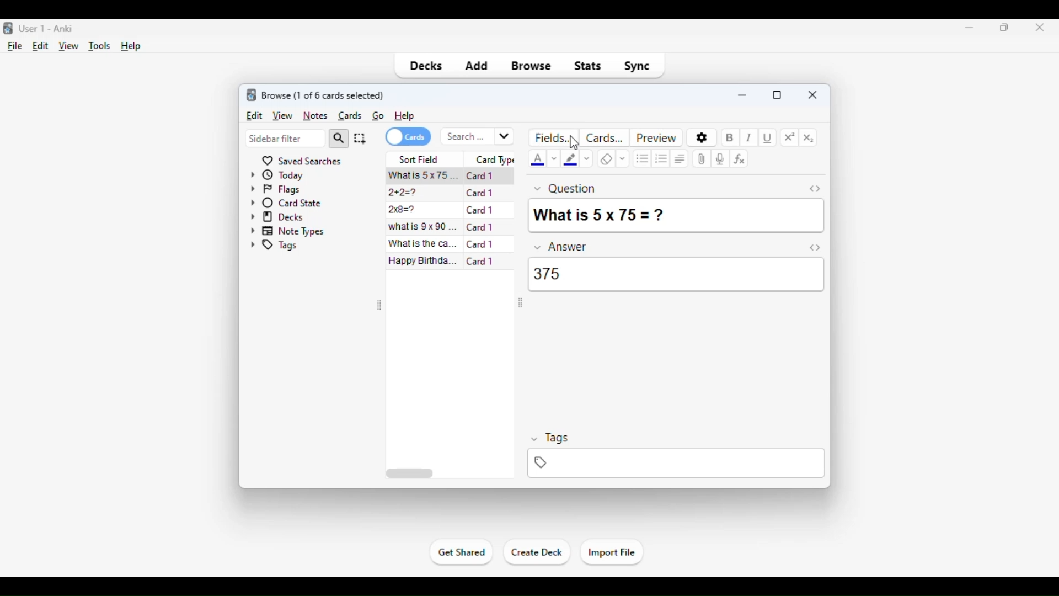  Describe the element at coordinates (401, 193) in the screenshot. I see `2+2=?` at that location.